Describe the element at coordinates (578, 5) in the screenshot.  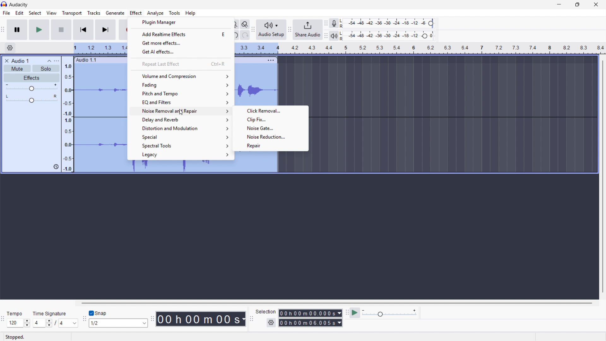
I see `Maximise` at that location.